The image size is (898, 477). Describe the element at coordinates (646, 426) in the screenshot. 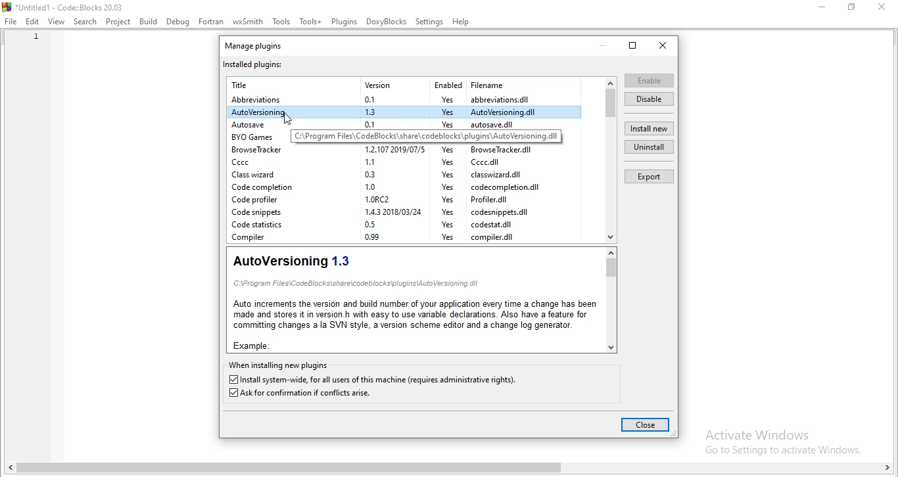

I see `close` at that location.